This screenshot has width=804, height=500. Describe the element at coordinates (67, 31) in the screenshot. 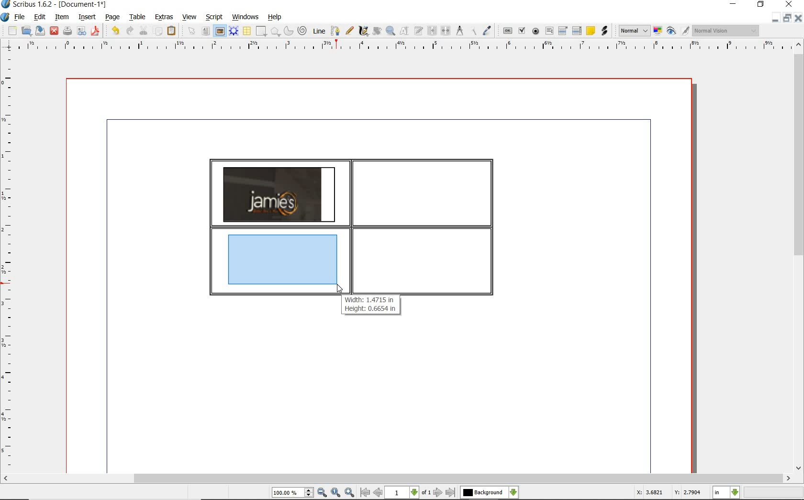

I see `print` at that location.